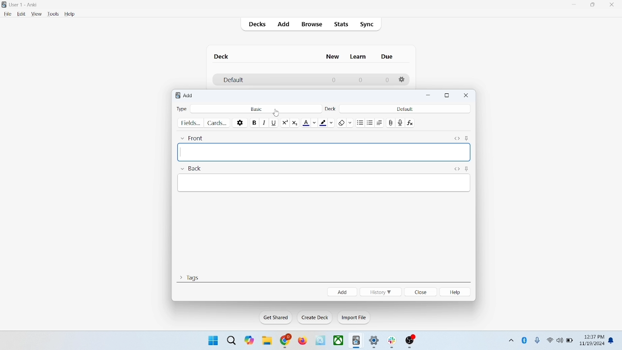 This screenshot has height=350, width=622. I want to click on icon, so click(321, 341).